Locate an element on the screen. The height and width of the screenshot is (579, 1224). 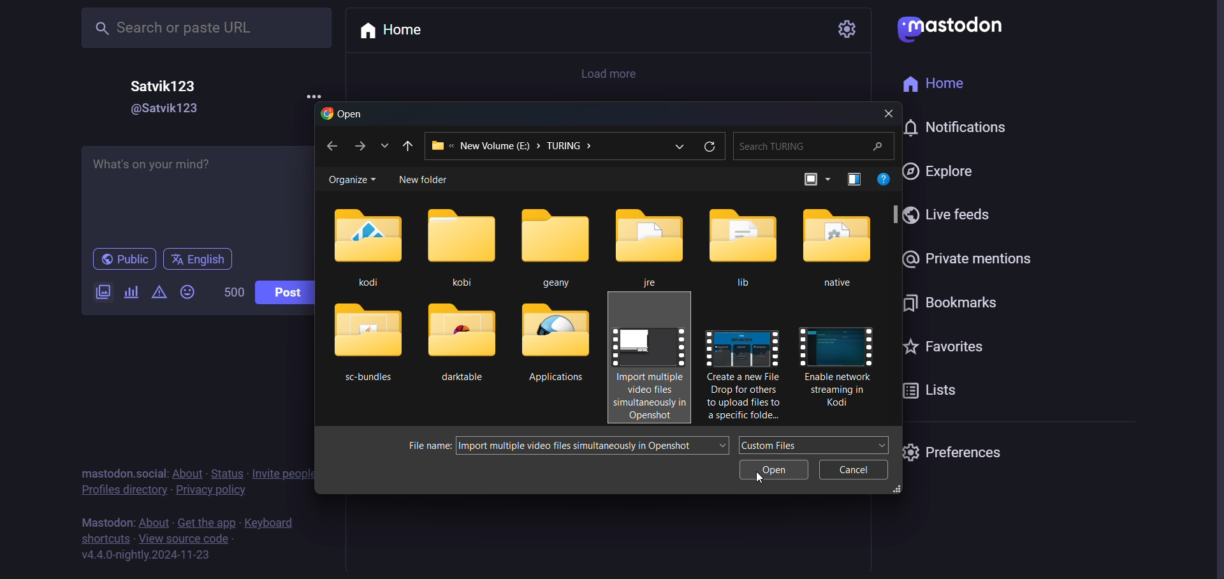
home is located at coordinates (397, 32).